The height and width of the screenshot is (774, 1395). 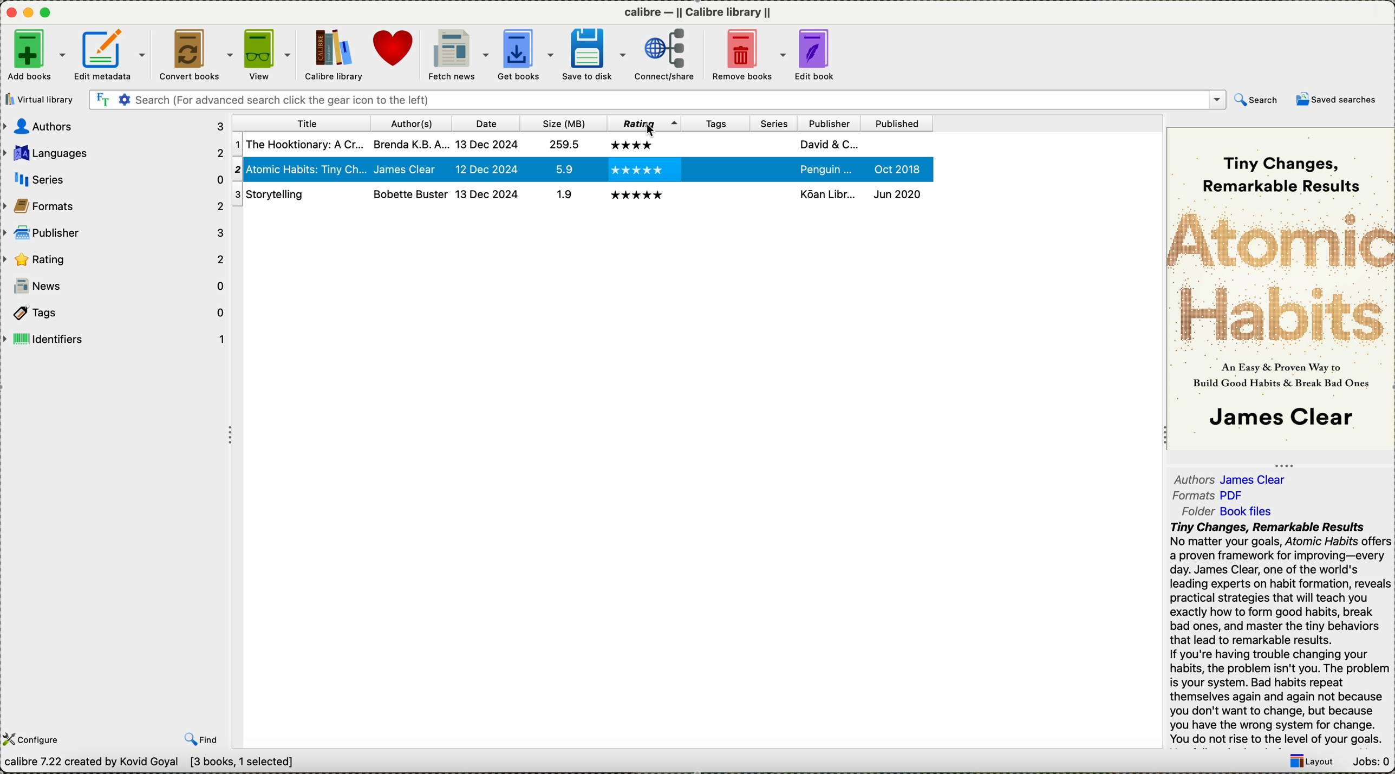 I want to click on 5.9, so click(x=561, y=144).